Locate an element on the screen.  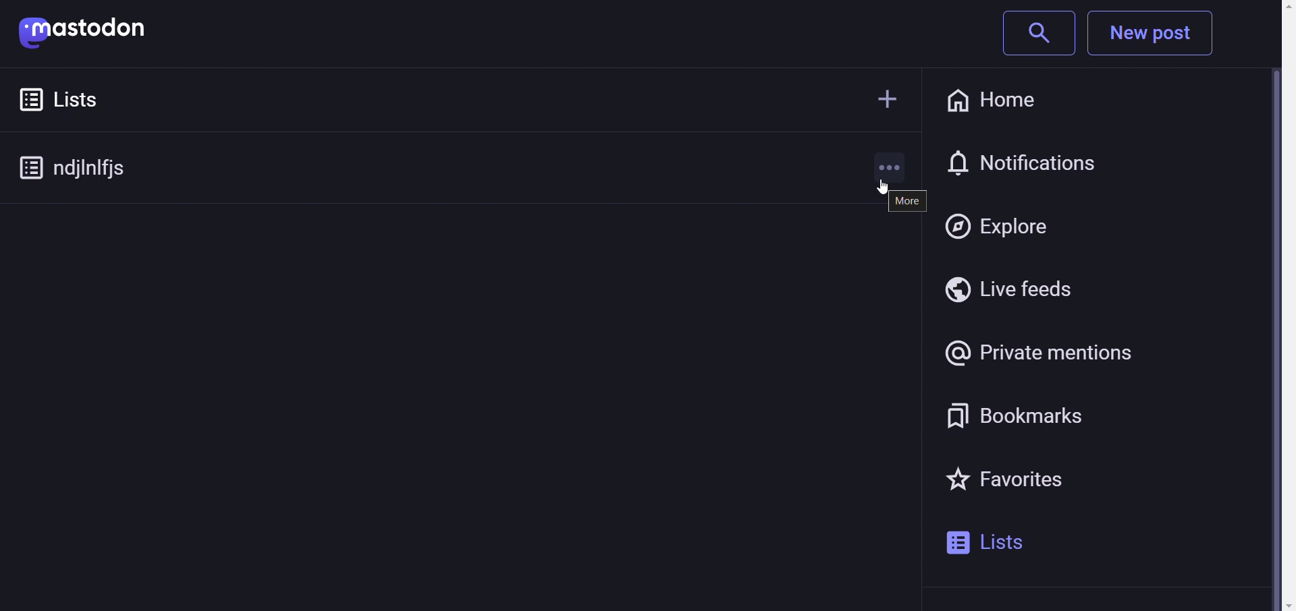
mastodon is located at coordinates (107, 32).